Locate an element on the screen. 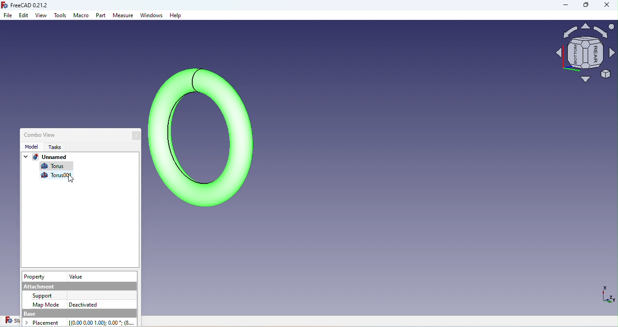 This screenshot has width=618, height=327. Windows is located at coordinates (152, 16).